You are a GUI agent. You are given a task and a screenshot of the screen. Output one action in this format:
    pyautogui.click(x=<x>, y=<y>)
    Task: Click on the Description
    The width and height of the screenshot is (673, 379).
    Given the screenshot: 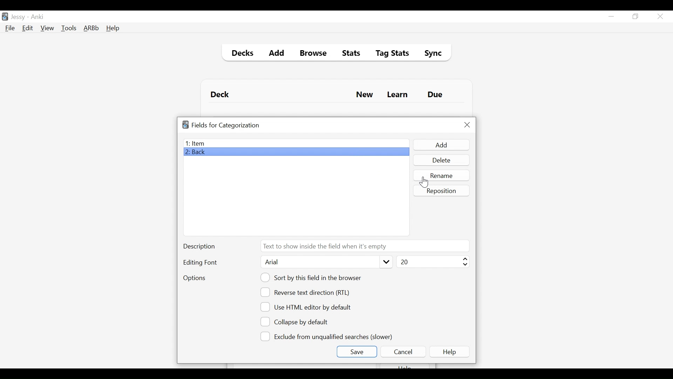 What is the action you would take?
    pyautogui.click(x=201, y=247)
    